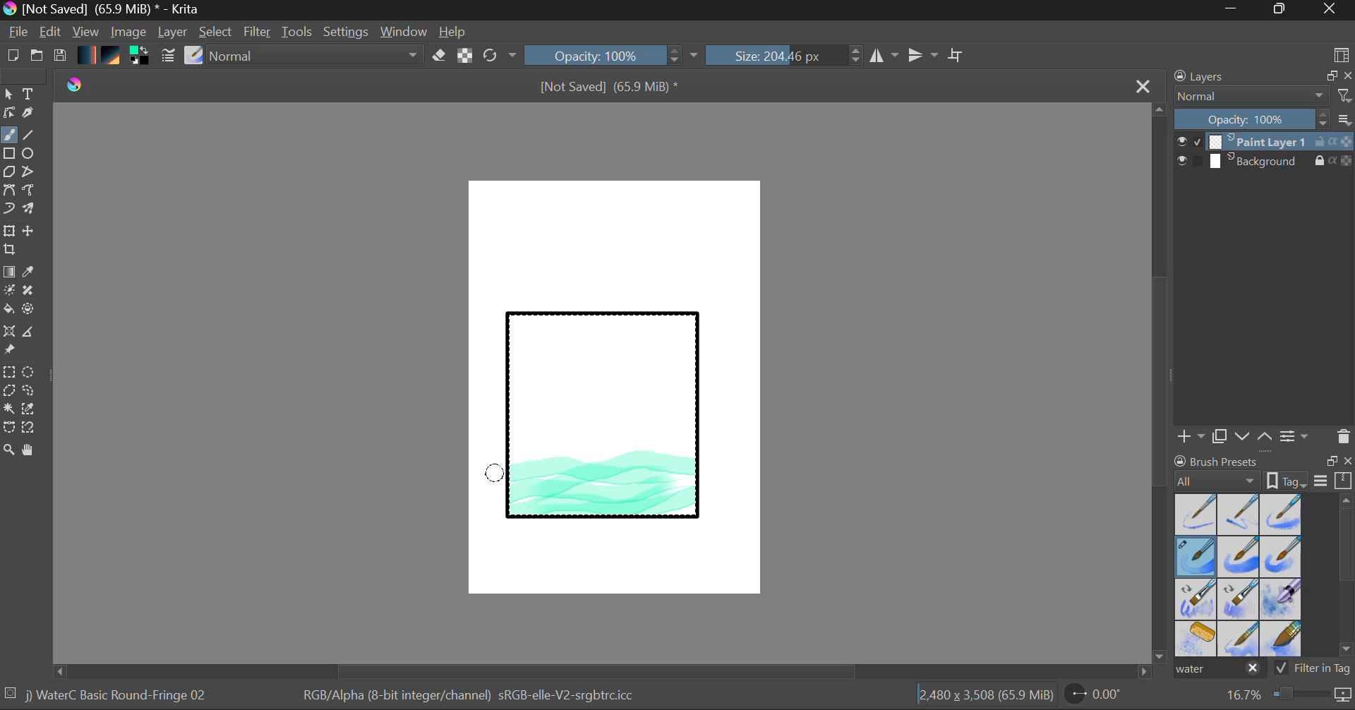  Describe the element at coordinates (985, 697) in the screenshot. I see `Document Dimensions` at that location.